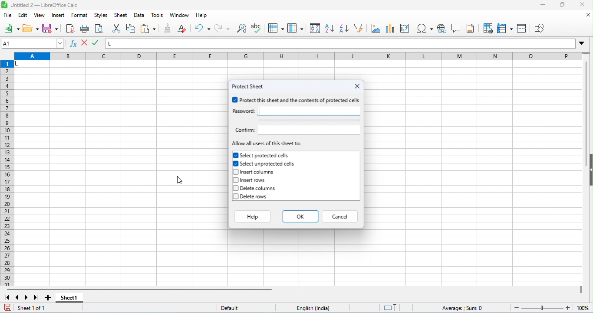 This screenshot has width=593, height=313. I want to click on open, so click(31, 29).